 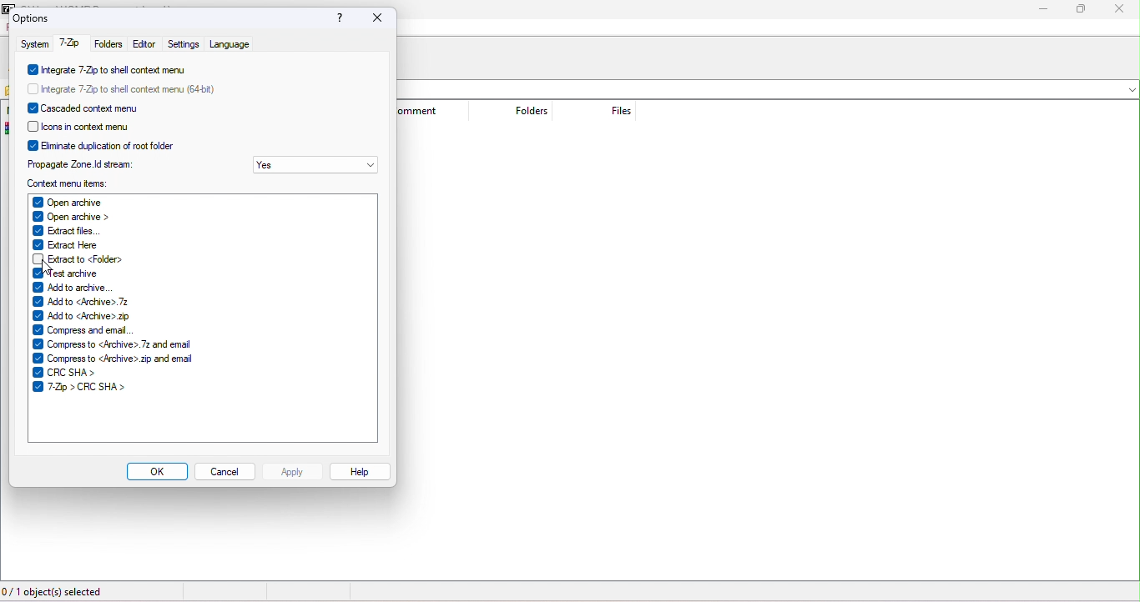 What do you see at coordinates (335, 20) in the screenshot?
I see `?` at bounding box center [335, 20].